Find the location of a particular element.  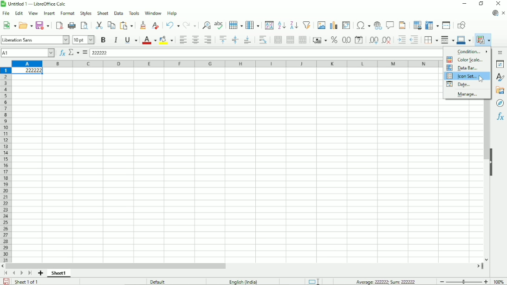

Close document is located at coordinates (504, 13).